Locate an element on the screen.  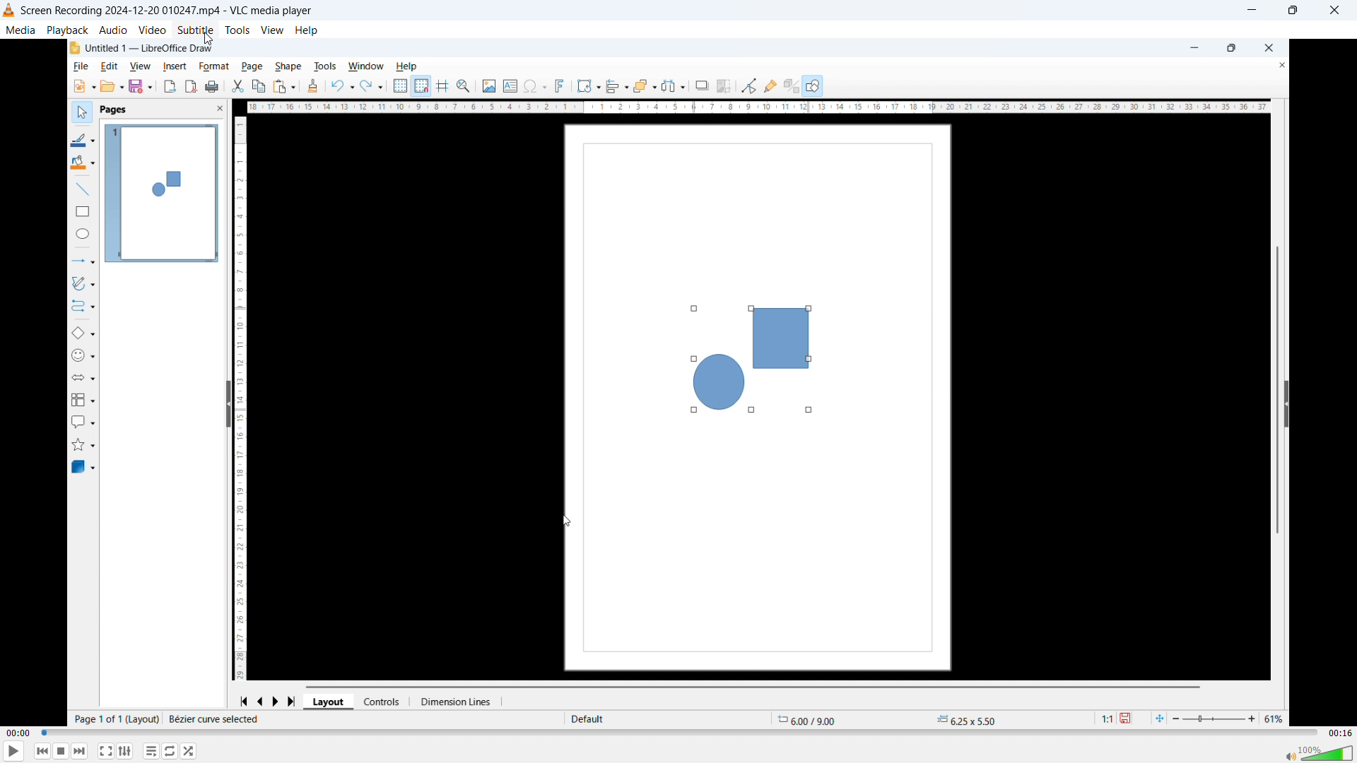
Play  is located at coordinates (14, 752).